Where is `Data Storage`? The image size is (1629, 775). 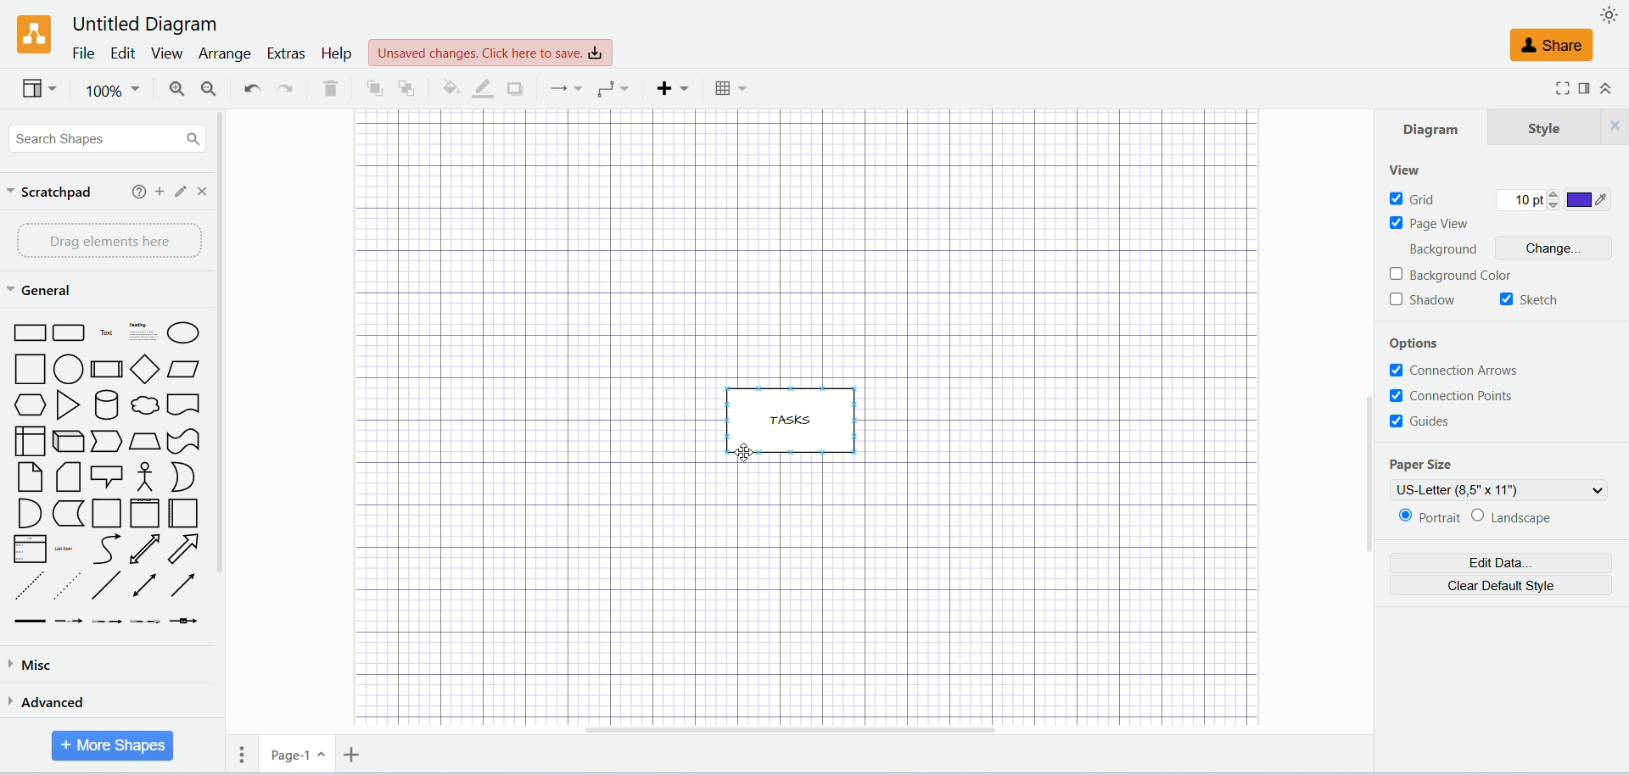 Data Storage is located at coordinates (68, 515).